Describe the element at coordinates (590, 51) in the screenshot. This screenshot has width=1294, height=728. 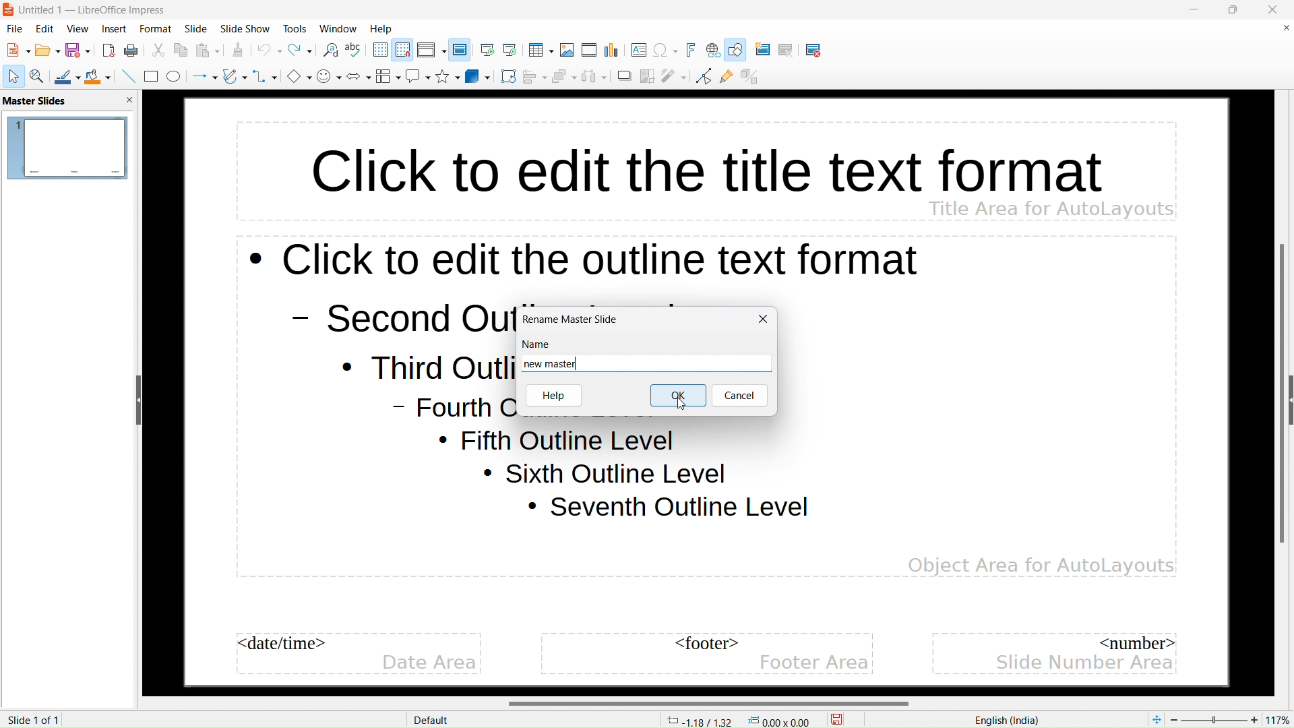
I see `insert audio or video` at that location.